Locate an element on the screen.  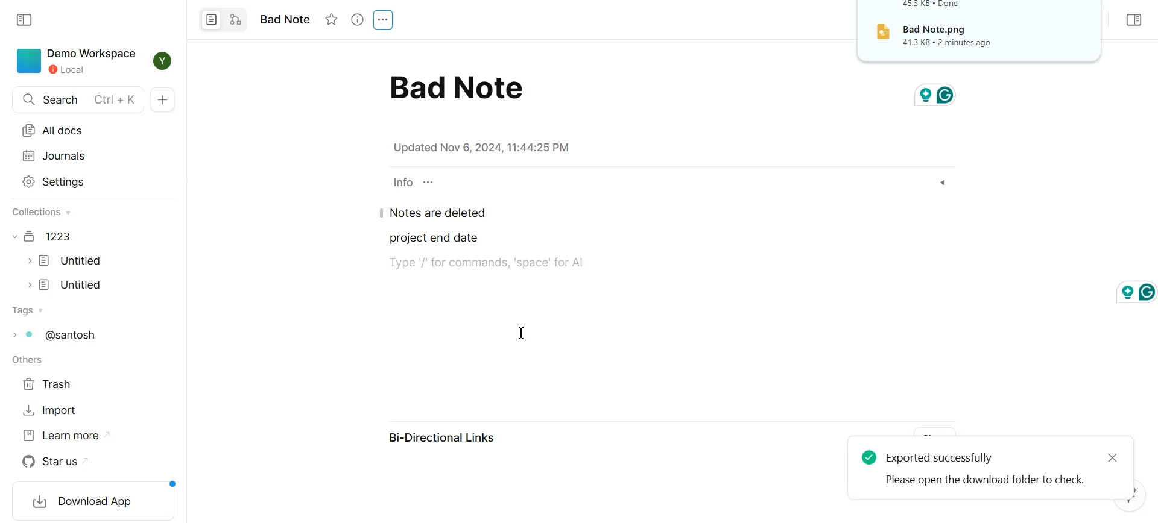
Star us is located at coordinates (55, 462).